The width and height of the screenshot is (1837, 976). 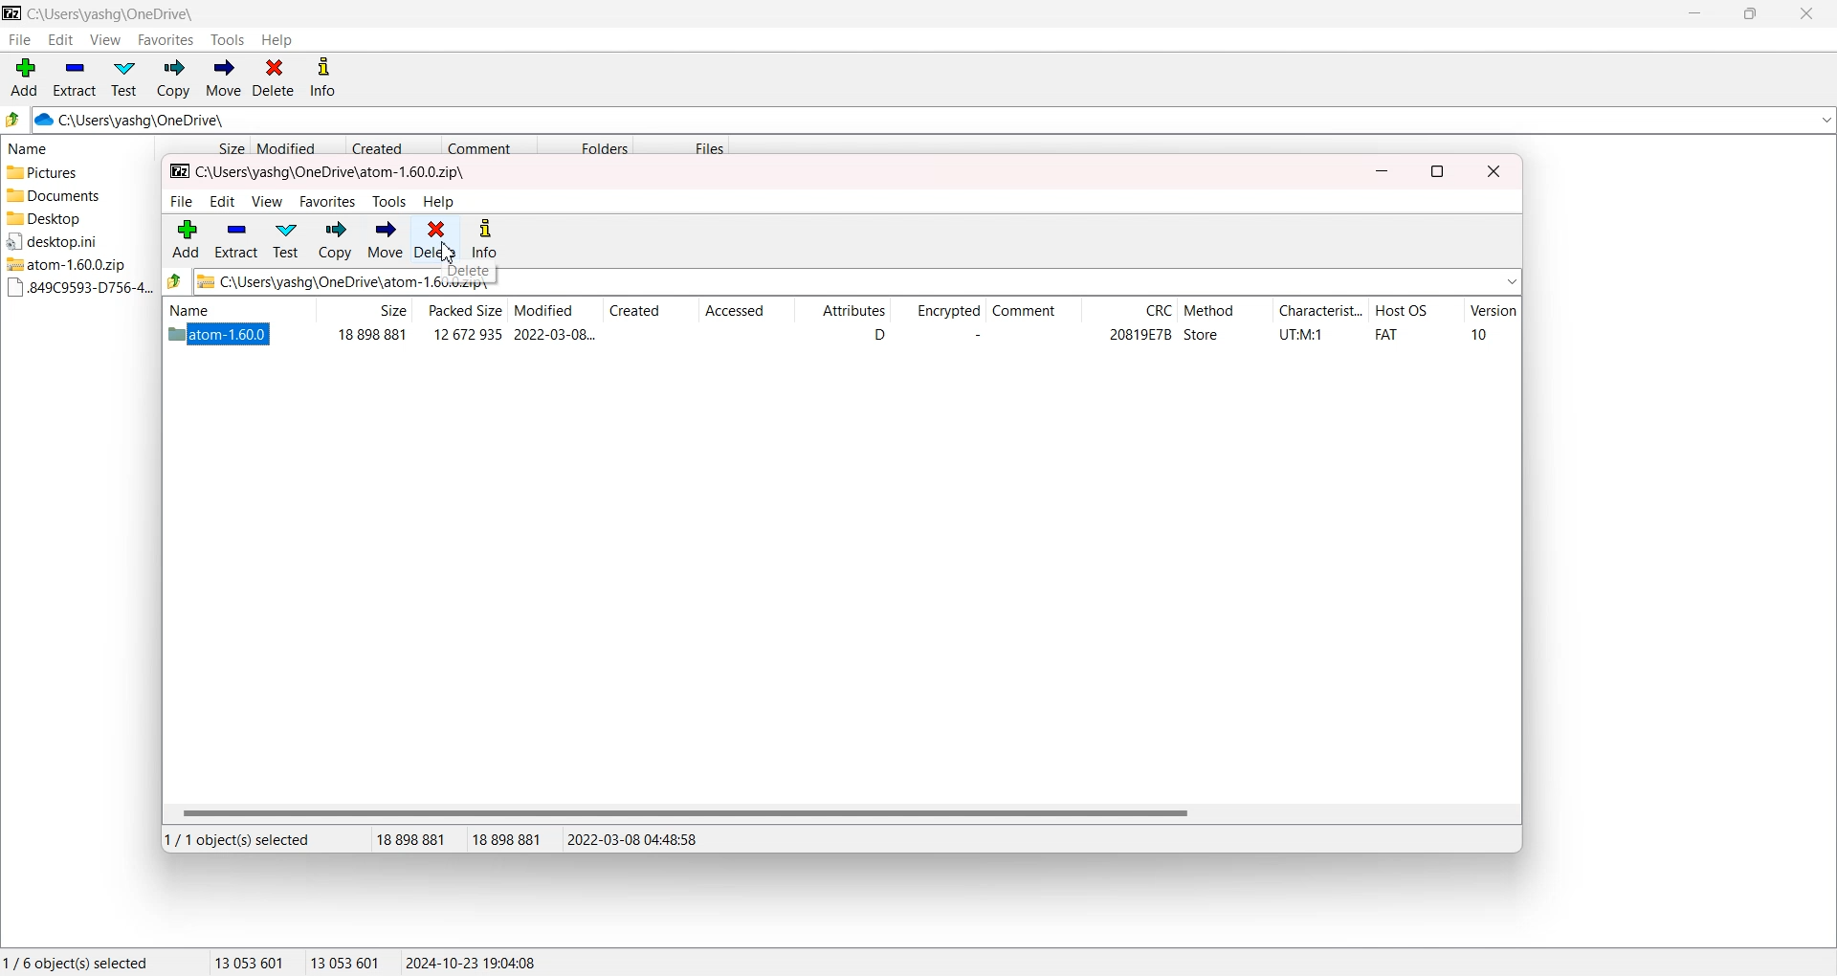 I want to click on 2022-03-08 04:48:58, so click(x=634, y=839).